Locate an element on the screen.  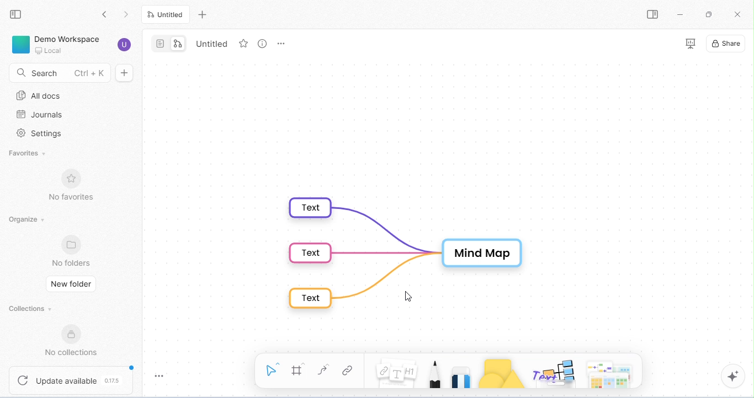
go back is located at coordinates (106, 15).